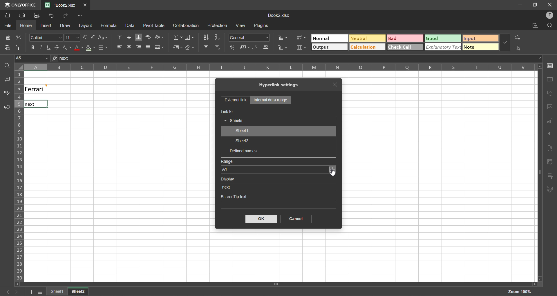  I want to click on merge and center, so click(159, 47).